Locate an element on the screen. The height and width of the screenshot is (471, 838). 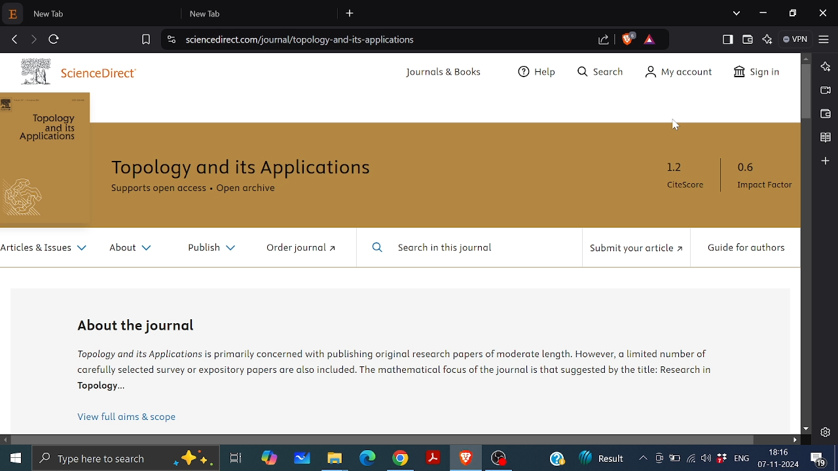
Brave browser is located at coordinates (465, 459).